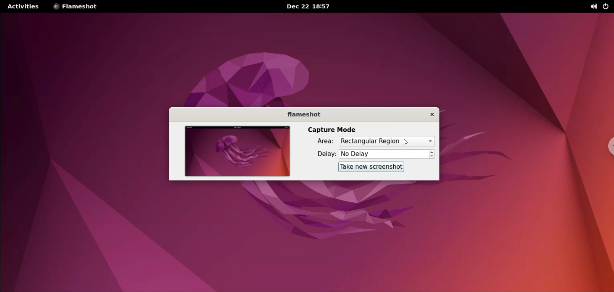 This screenshot has width=614, height=292. Describe the element at coordinates (607, 6) in the screenshot. I see `power options navigations` at that location.